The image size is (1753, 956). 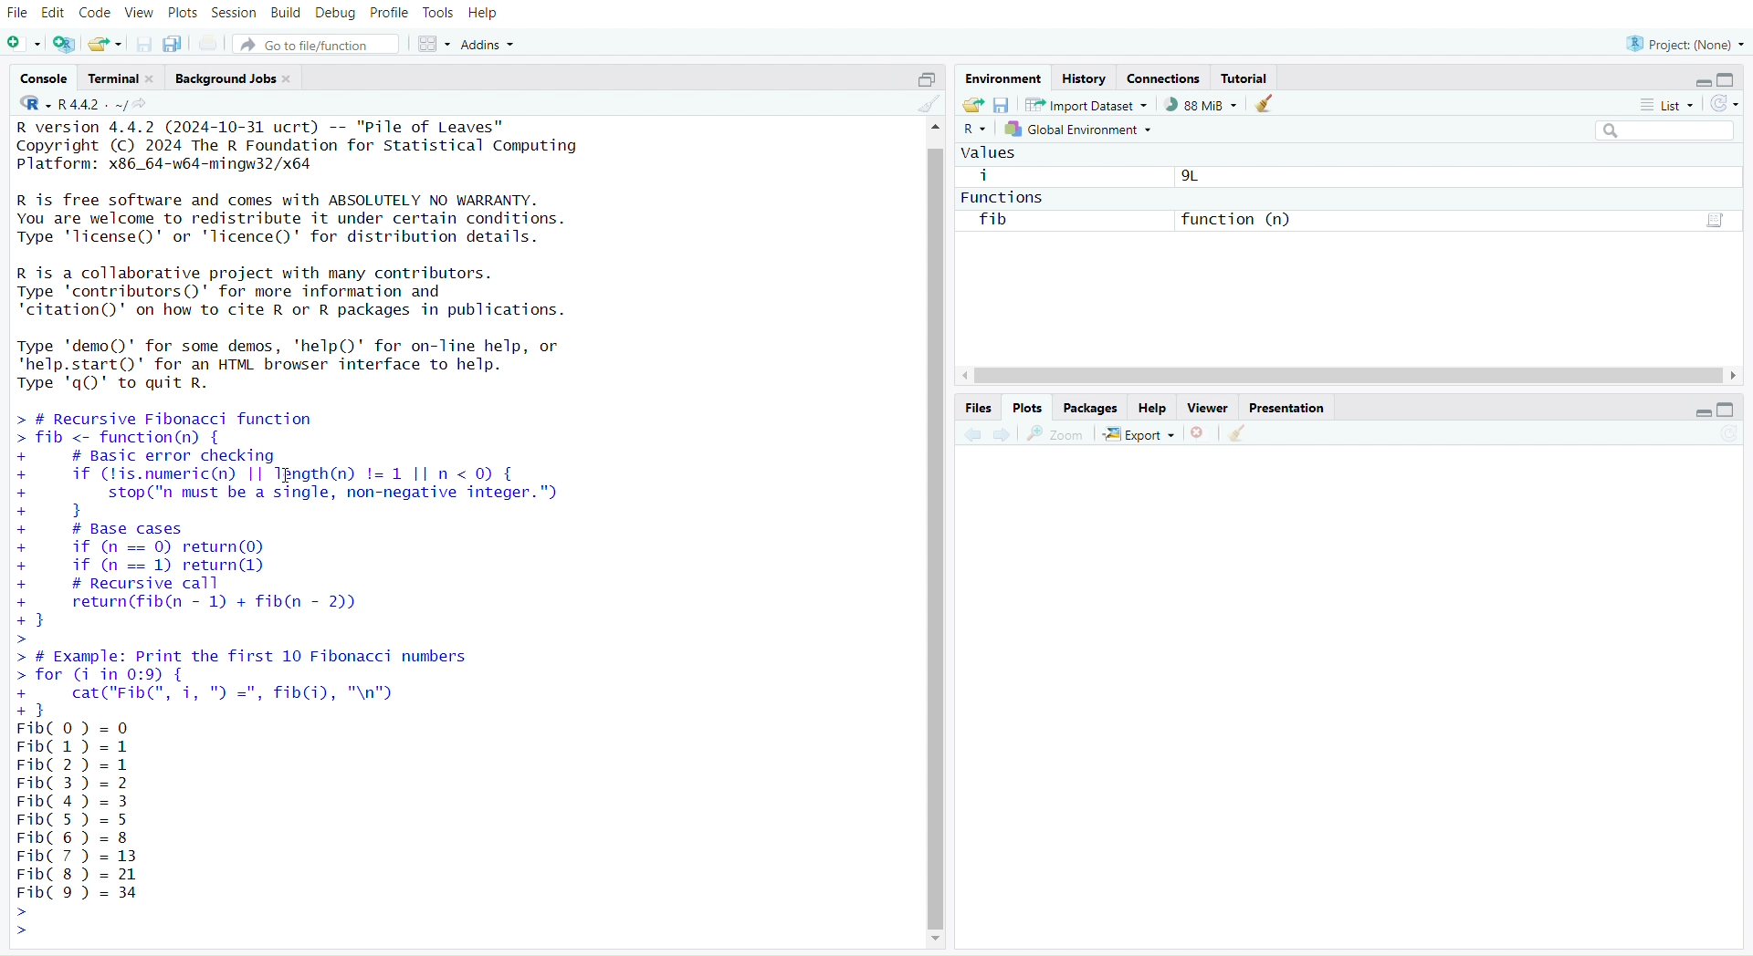 I want to click on values, so click(x=992, y=152).